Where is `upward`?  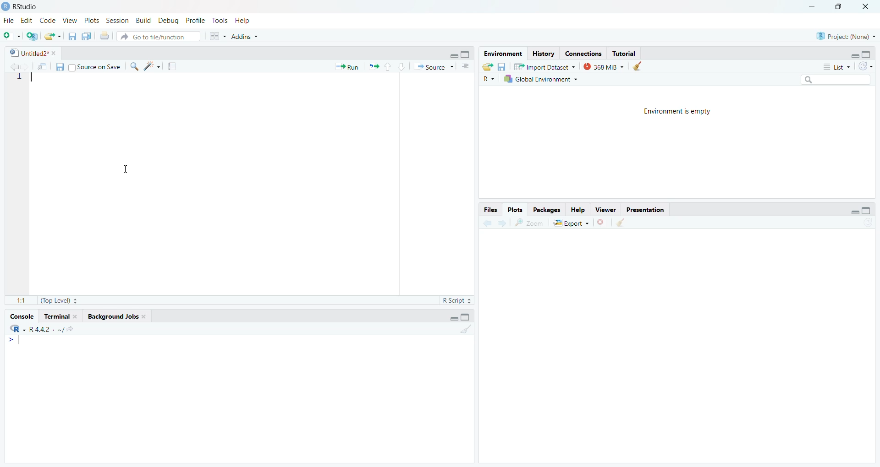
upward is located at coordinates (387, 68).